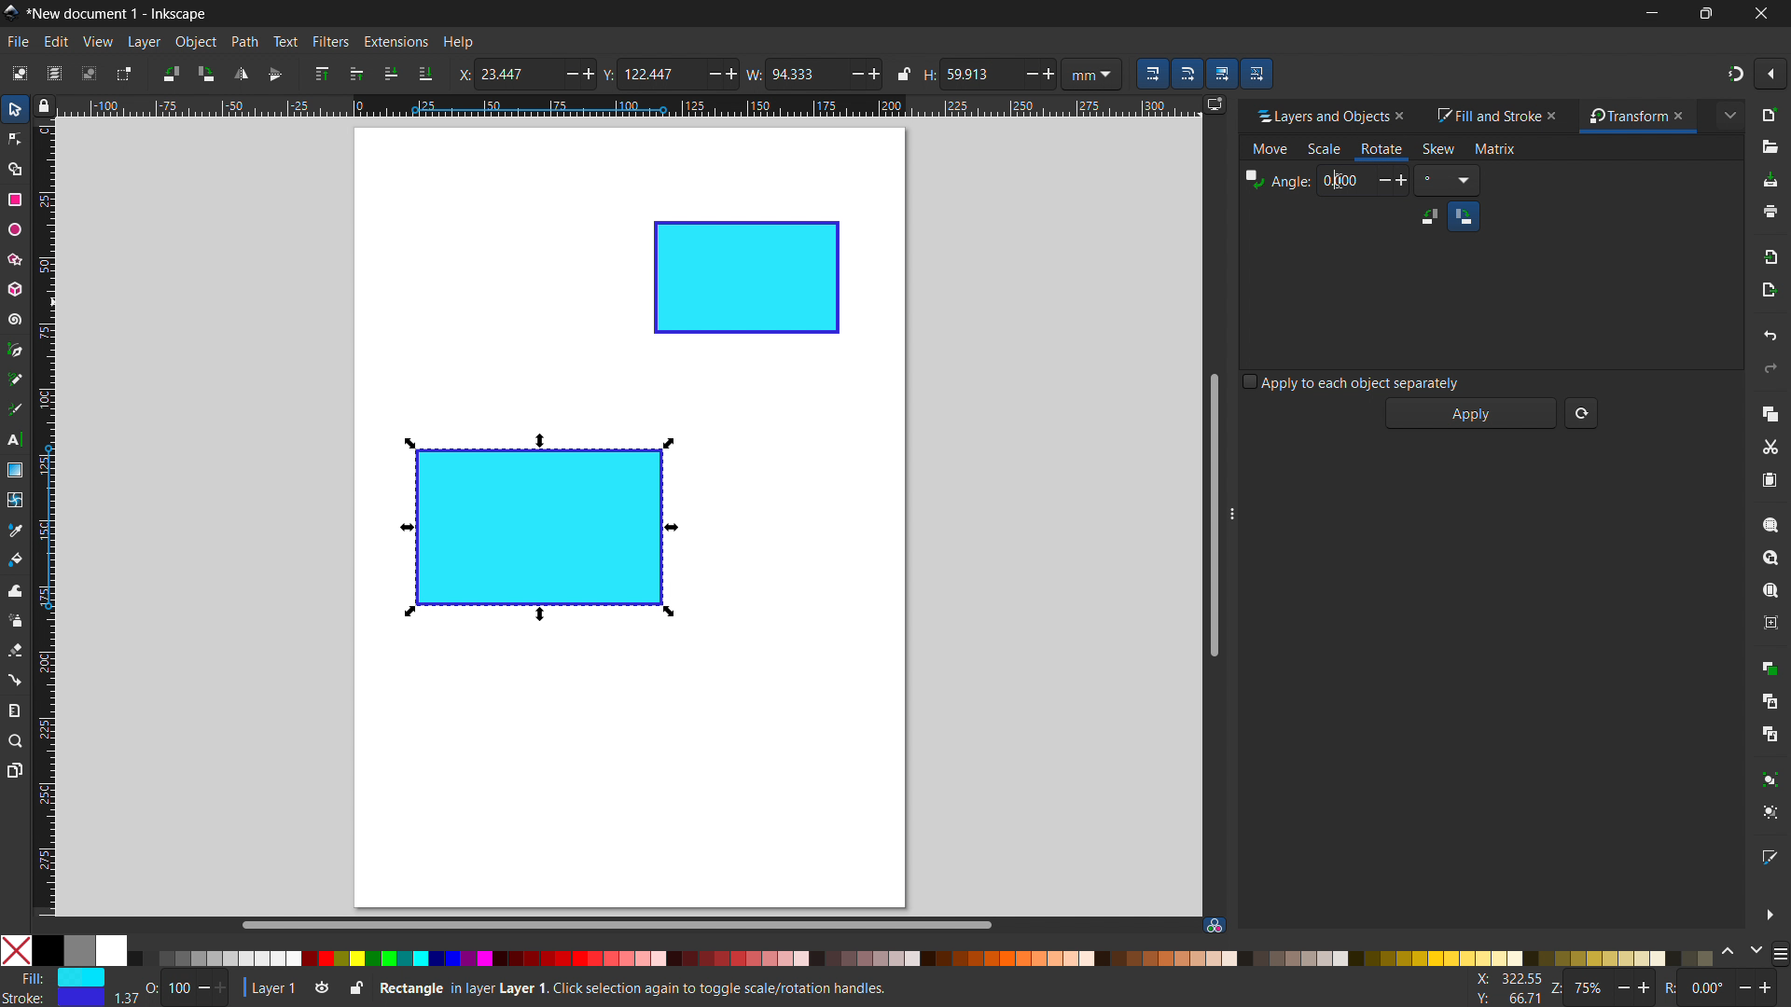 The height and width of the screenshot is (1007, 1791). Describe the element at coordinates (1187, 74) in the screenshot. I see `when scaling rectangle, scale the radii of the rounded corners` at that location.